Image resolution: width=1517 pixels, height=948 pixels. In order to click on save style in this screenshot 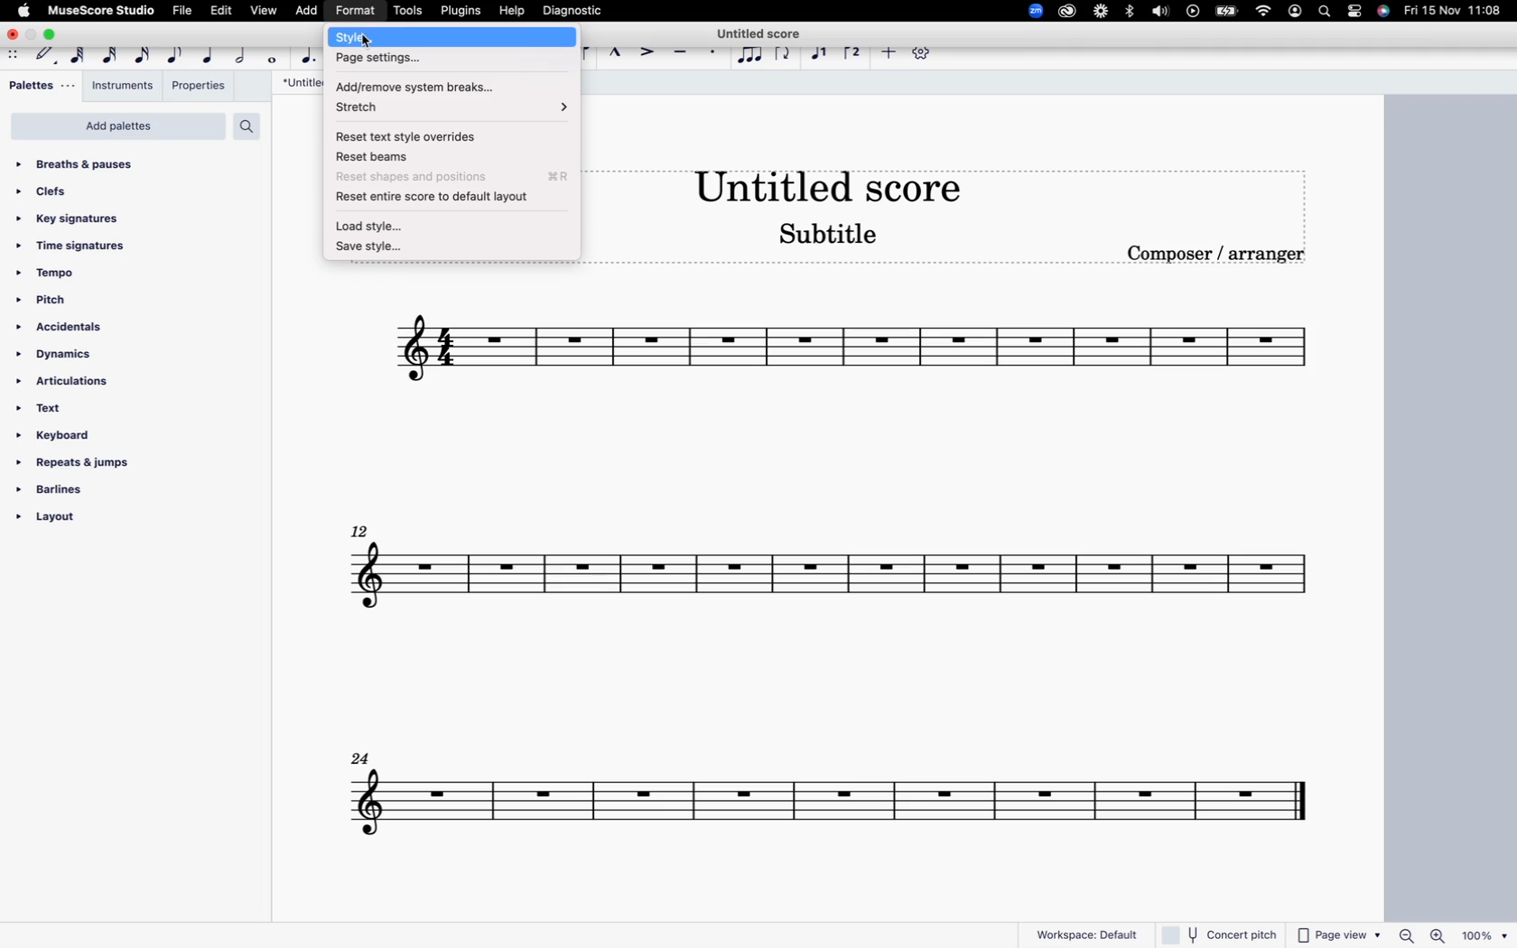, I will do `click(385, 248)`.